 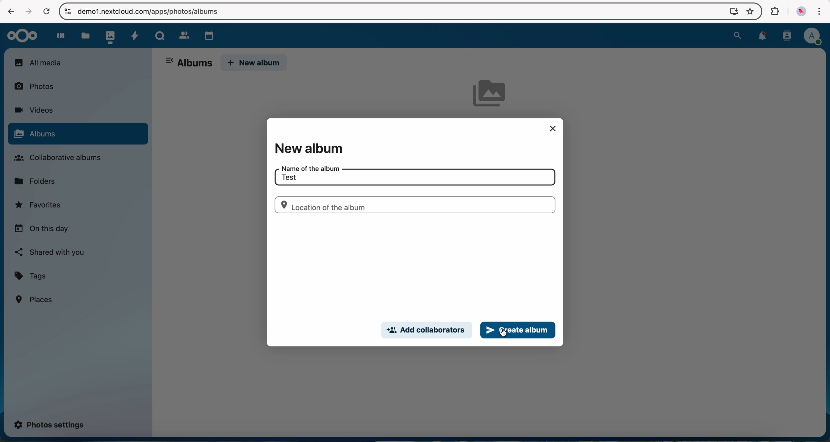 What do you see at coordinates (785, 36) in the screenshot?
I see `contacts` at bounding box center [785, 36].